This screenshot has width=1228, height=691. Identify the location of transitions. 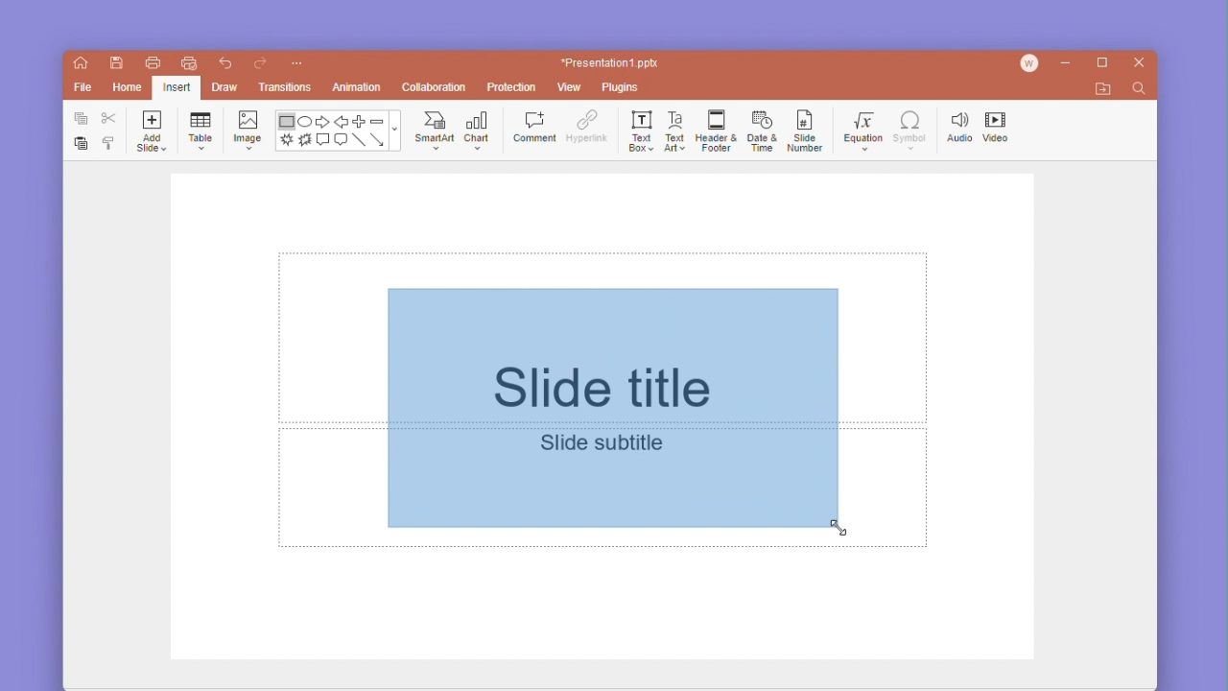
(284, 86).